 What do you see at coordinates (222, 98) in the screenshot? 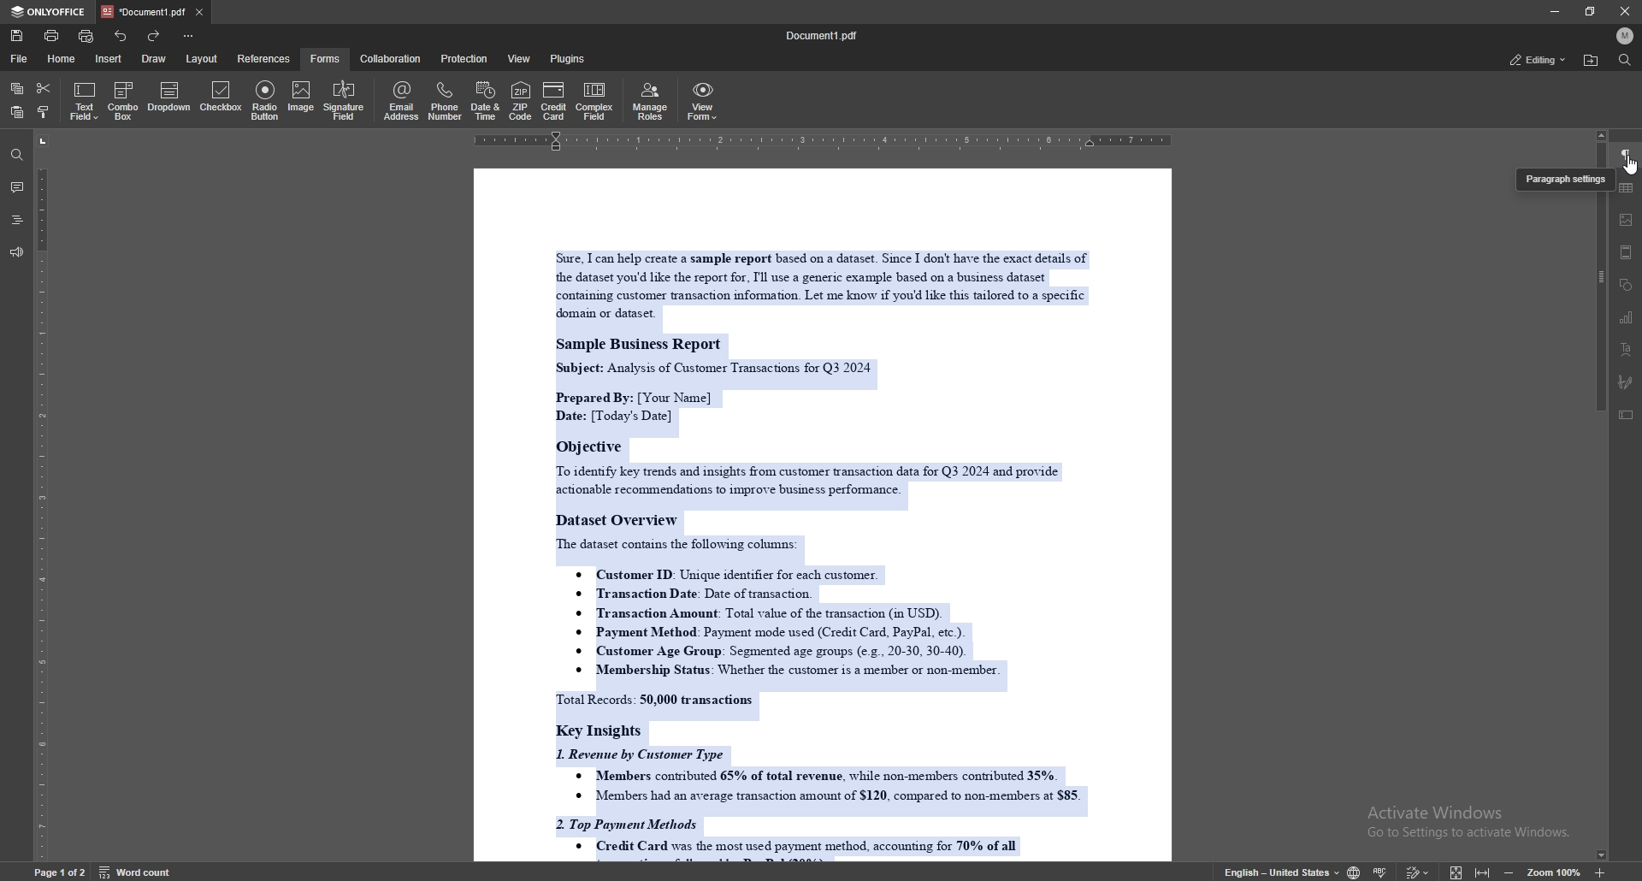
I see `checkbox` at bounding box center [222, 98].